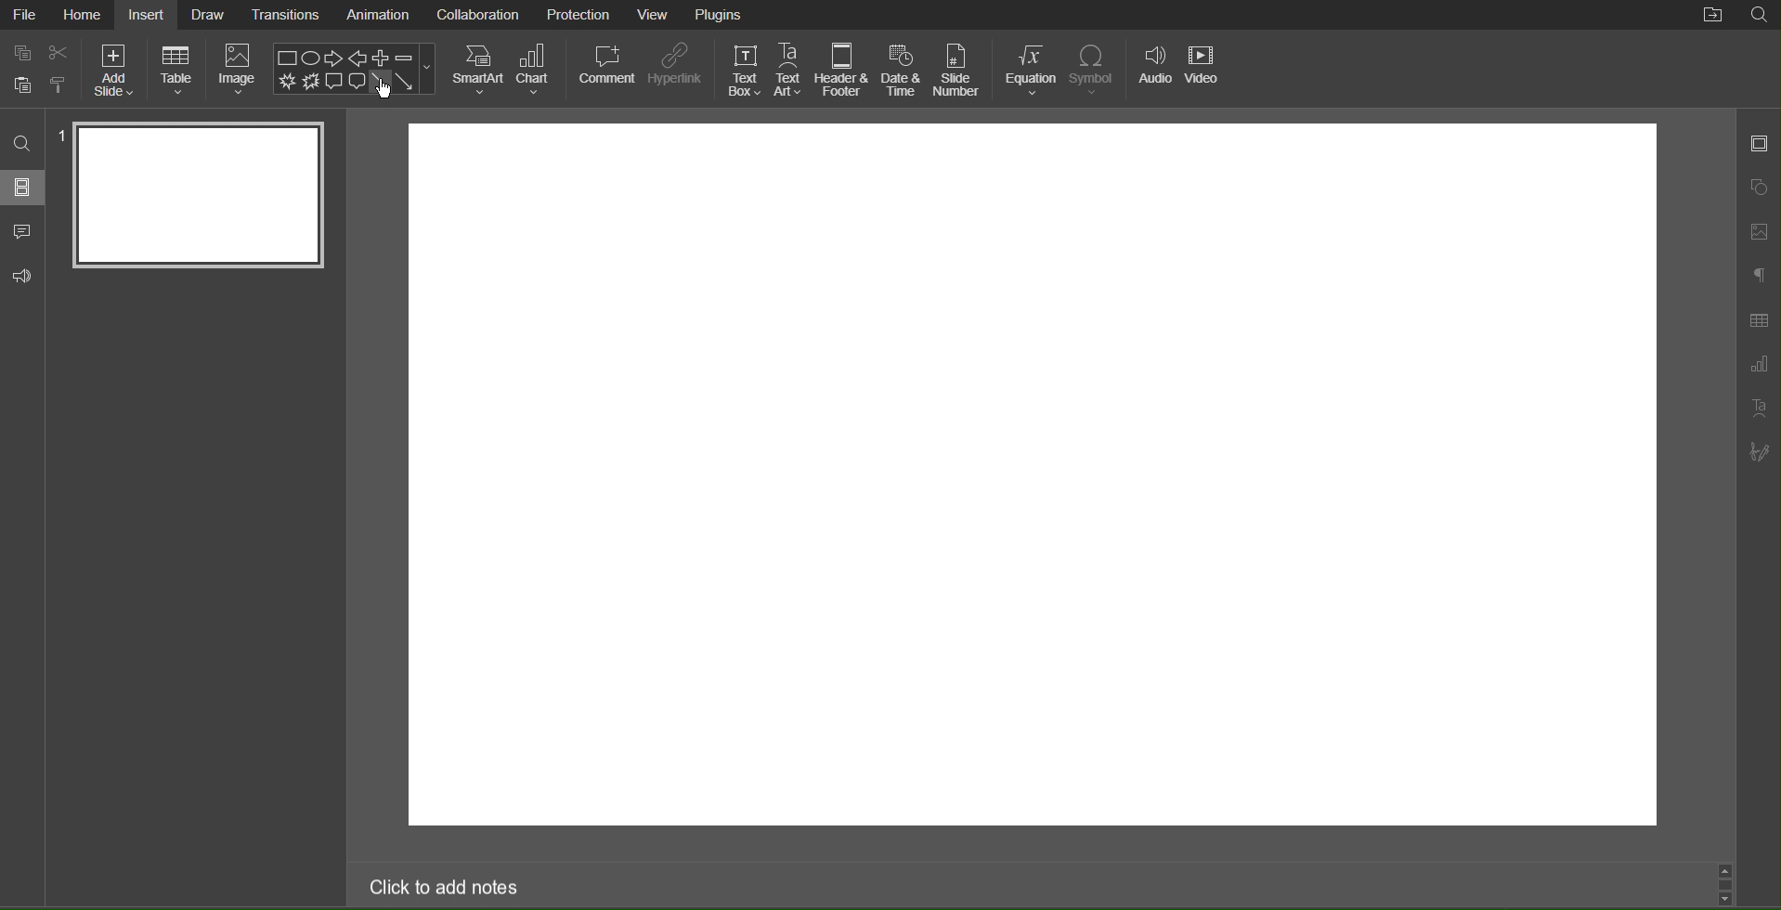  What do you see at coordinates (385, 93) in the screenshot?
I see `Pointer` at bounding box center [385, 93].